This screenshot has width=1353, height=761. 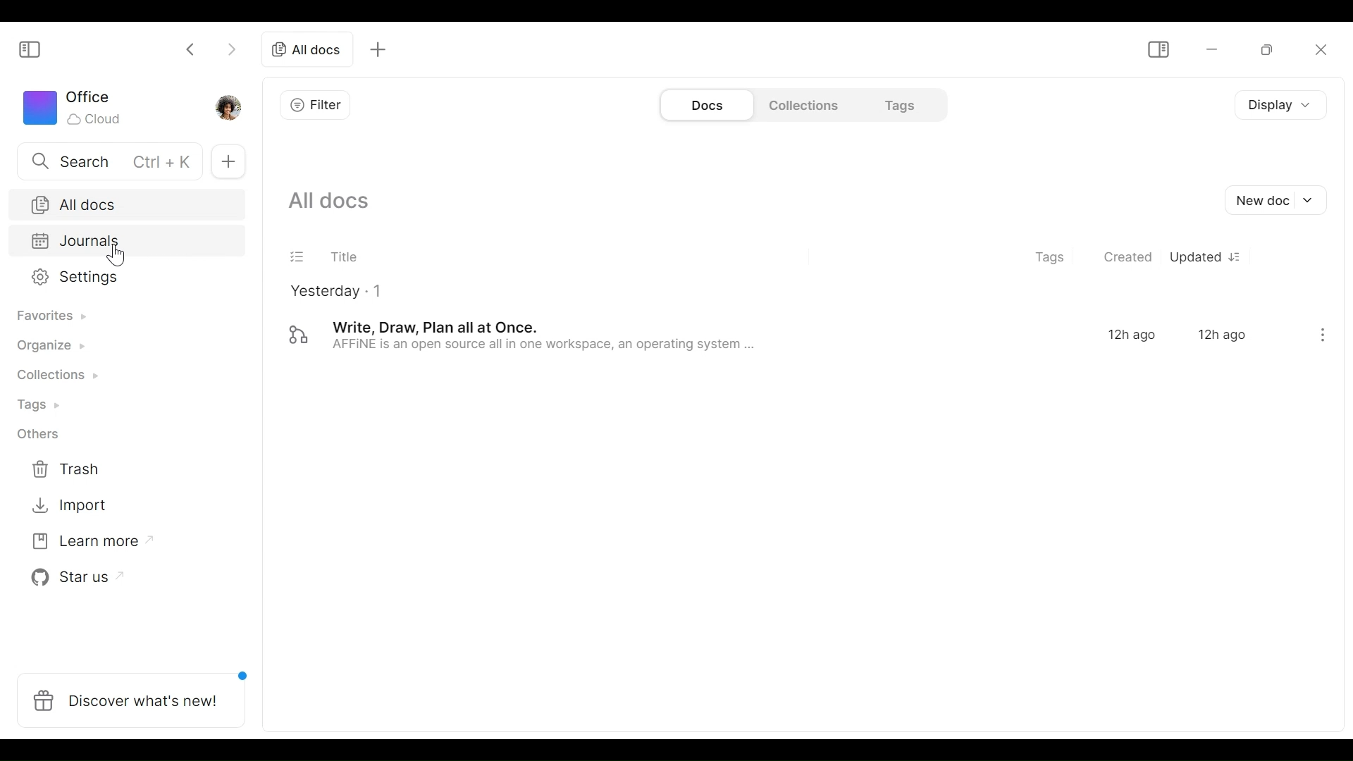 What do you see at coordinates (73, 578) in the screenshot?
I see `Star us` at bounding box center [73, 578].